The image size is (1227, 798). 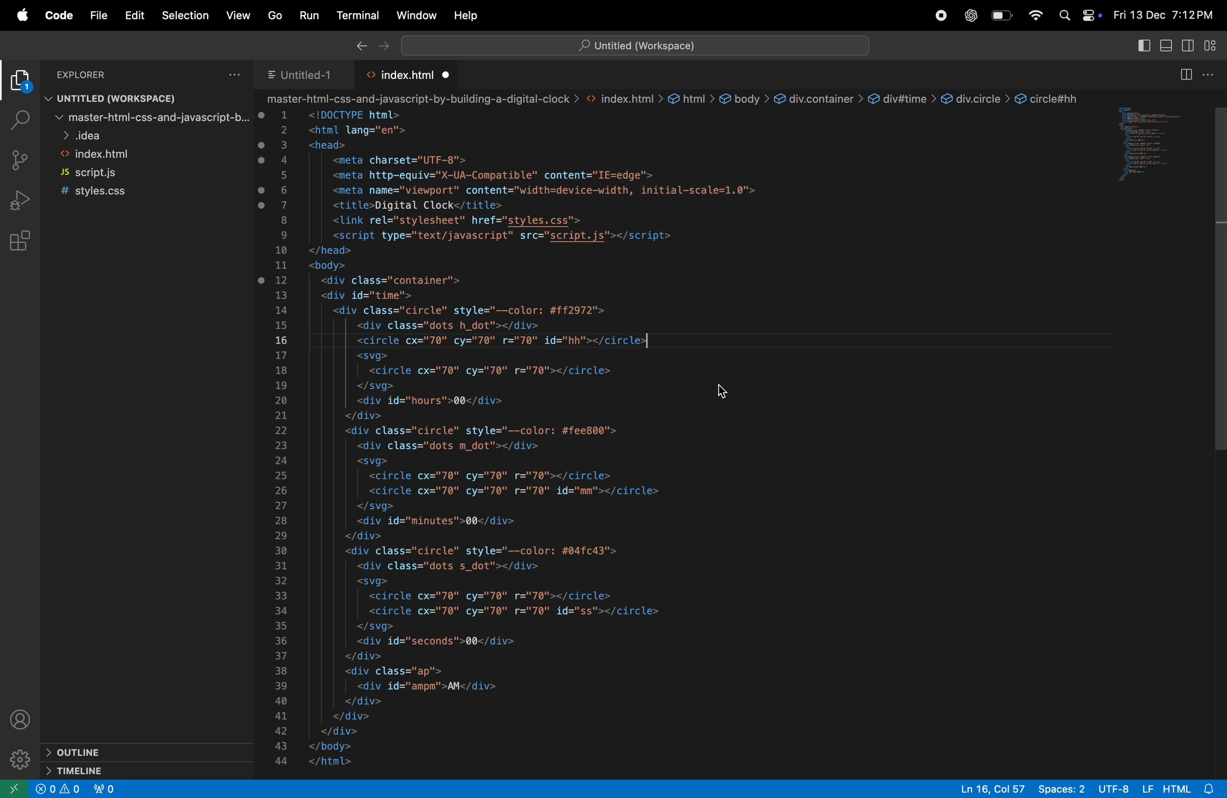 I want to click on customize layout, so click(x=1215, y=48).